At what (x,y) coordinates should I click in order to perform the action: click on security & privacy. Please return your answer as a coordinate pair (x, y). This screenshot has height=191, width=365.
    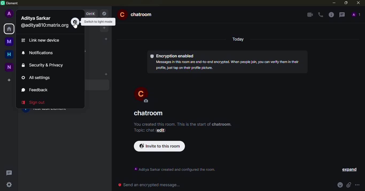
    Looking at the image, I should click on (44, 65).